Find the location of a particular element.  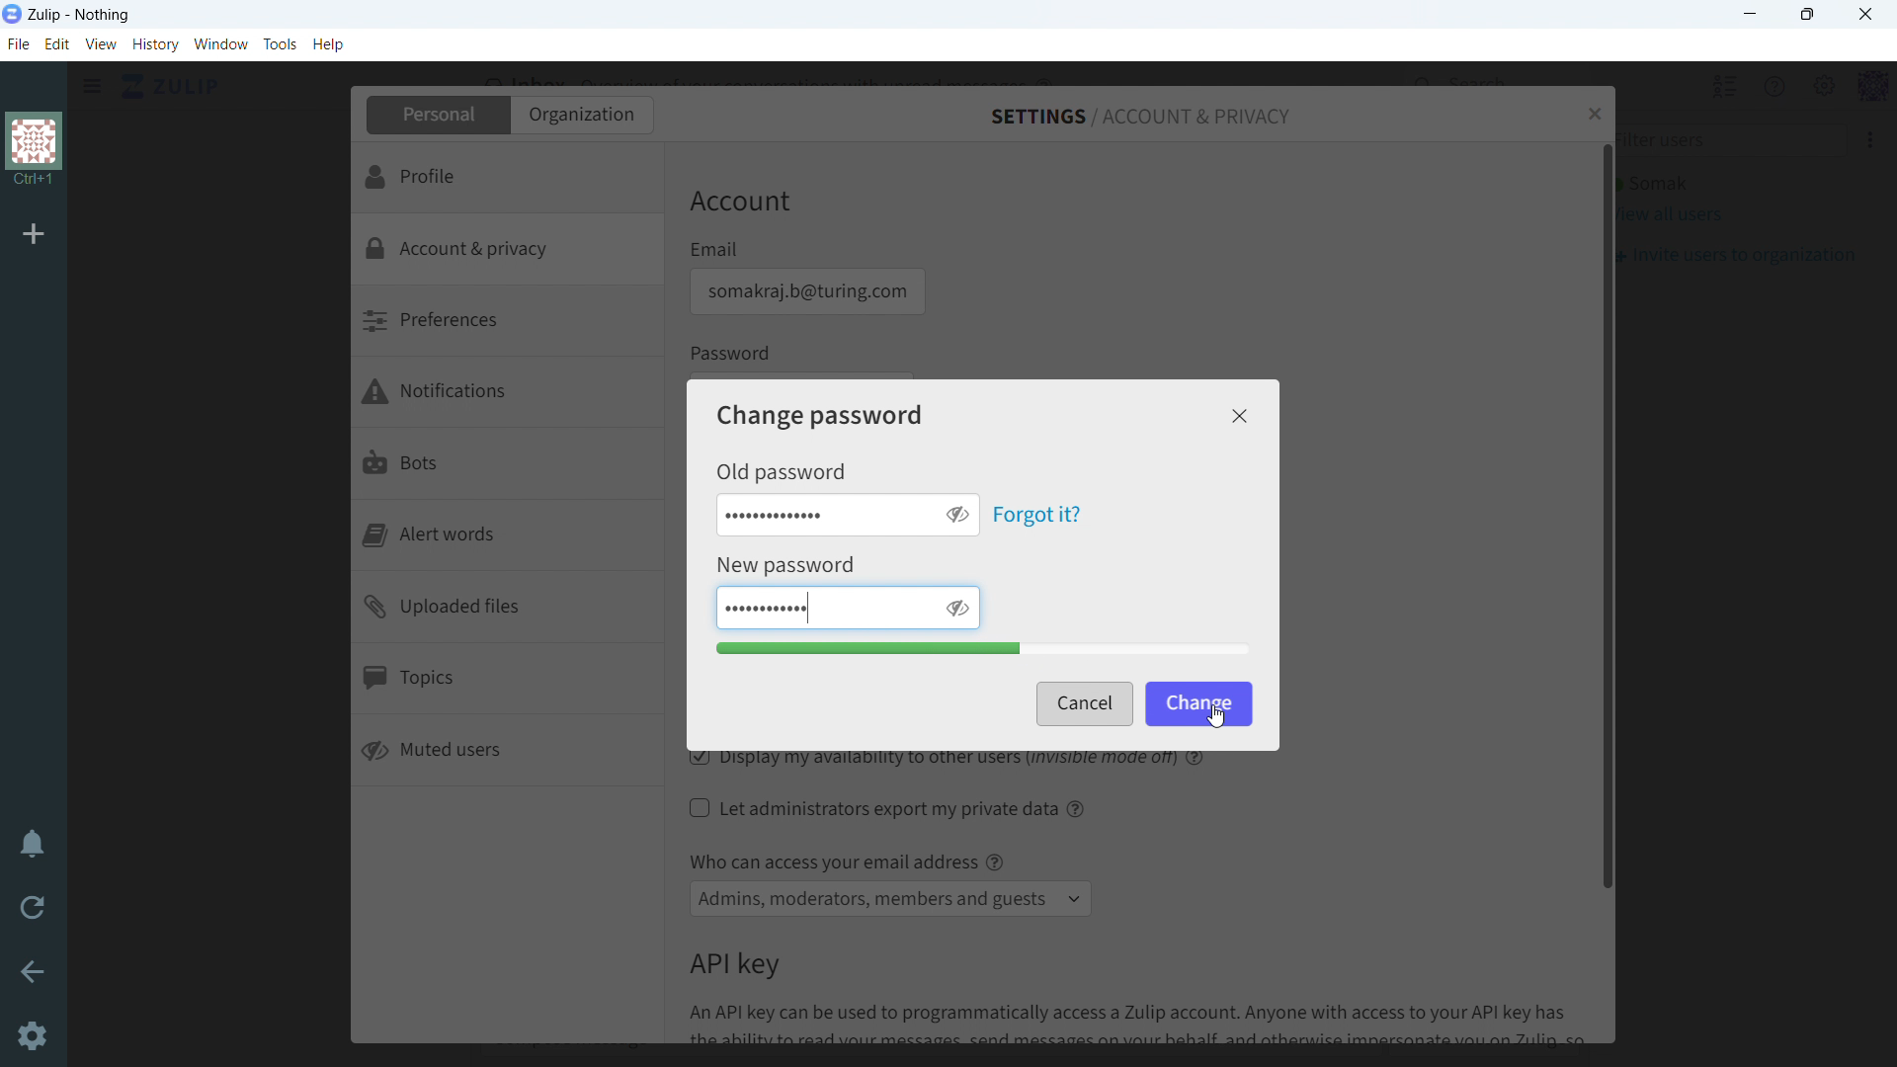

muted users is located at coordinates (508, 752).